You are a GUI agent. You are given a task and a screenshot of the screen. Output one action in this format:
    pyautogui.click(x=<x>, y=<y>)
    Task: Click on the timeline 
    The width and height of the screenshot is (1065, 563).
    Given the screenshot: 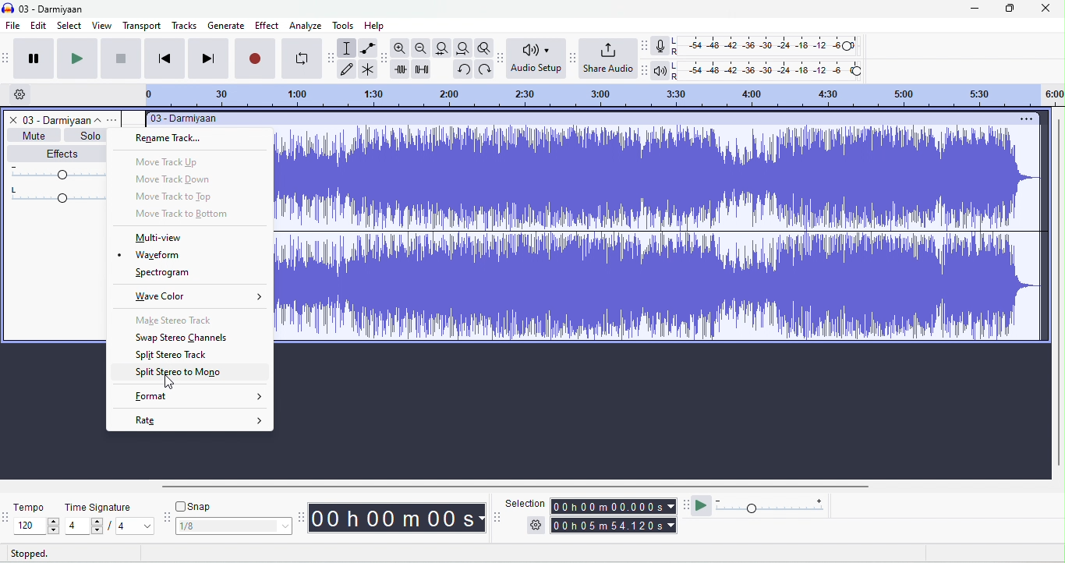 What is the action you would take?
    pyautogui.click(x=603, y=96)
    